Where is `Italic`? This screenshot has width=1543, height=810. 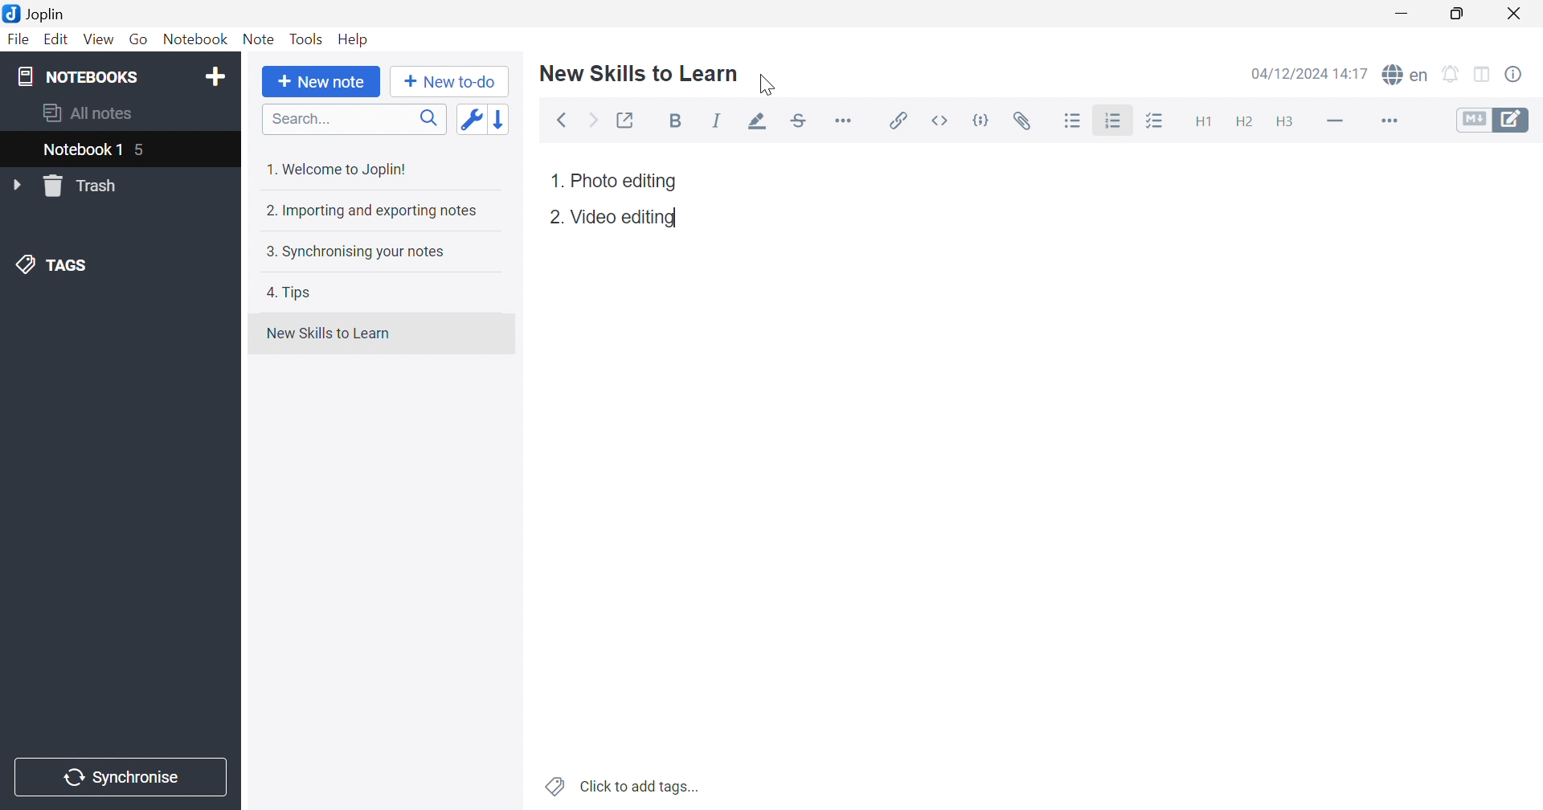 Italic is located at coordinates (717, 121).